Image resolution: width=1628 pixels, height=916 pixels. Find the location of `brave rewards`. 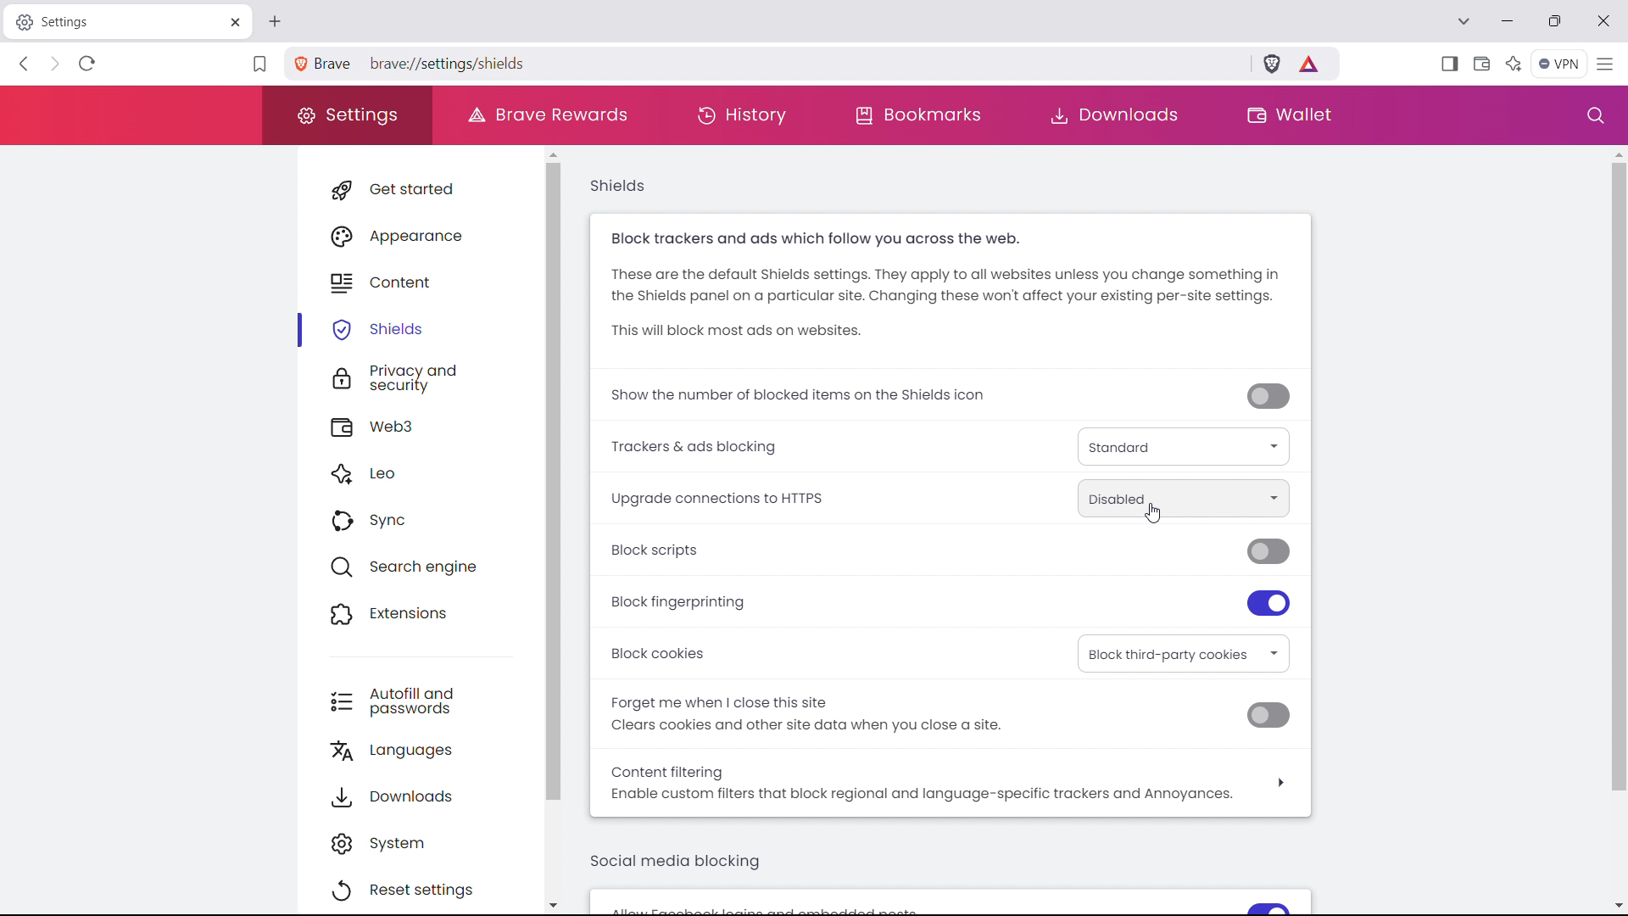

brave rewards is located at coordinates (546, 114).